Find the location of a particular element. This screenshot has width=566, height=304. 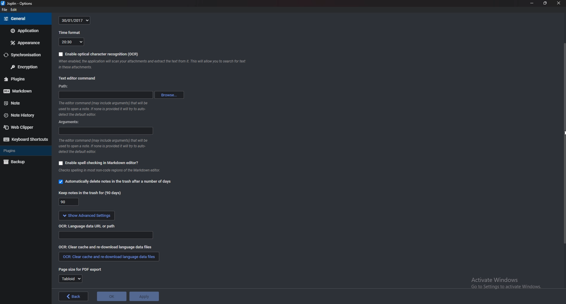

clear cache and redownload language data is located at coordinates (108, 257).